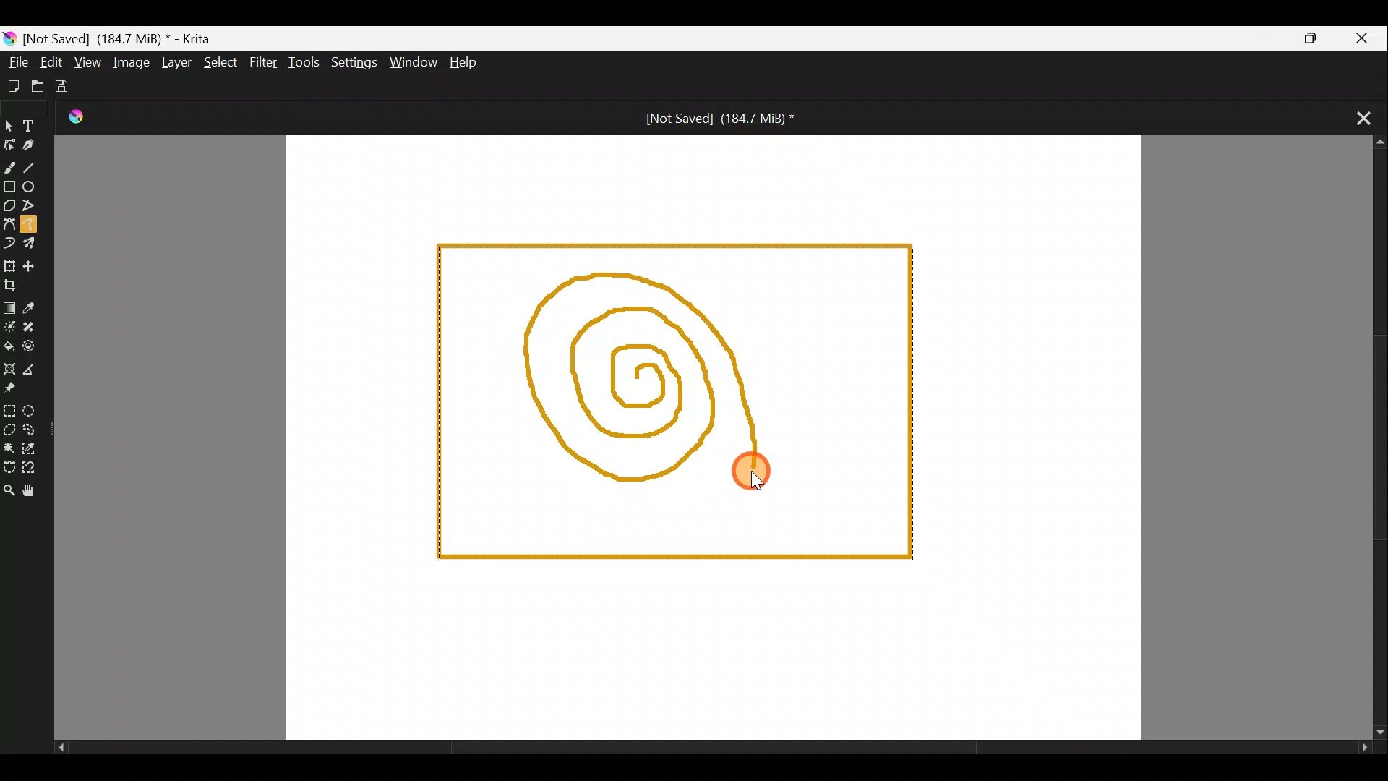  I want to click on Bezier curve tool, so click(10, 225).